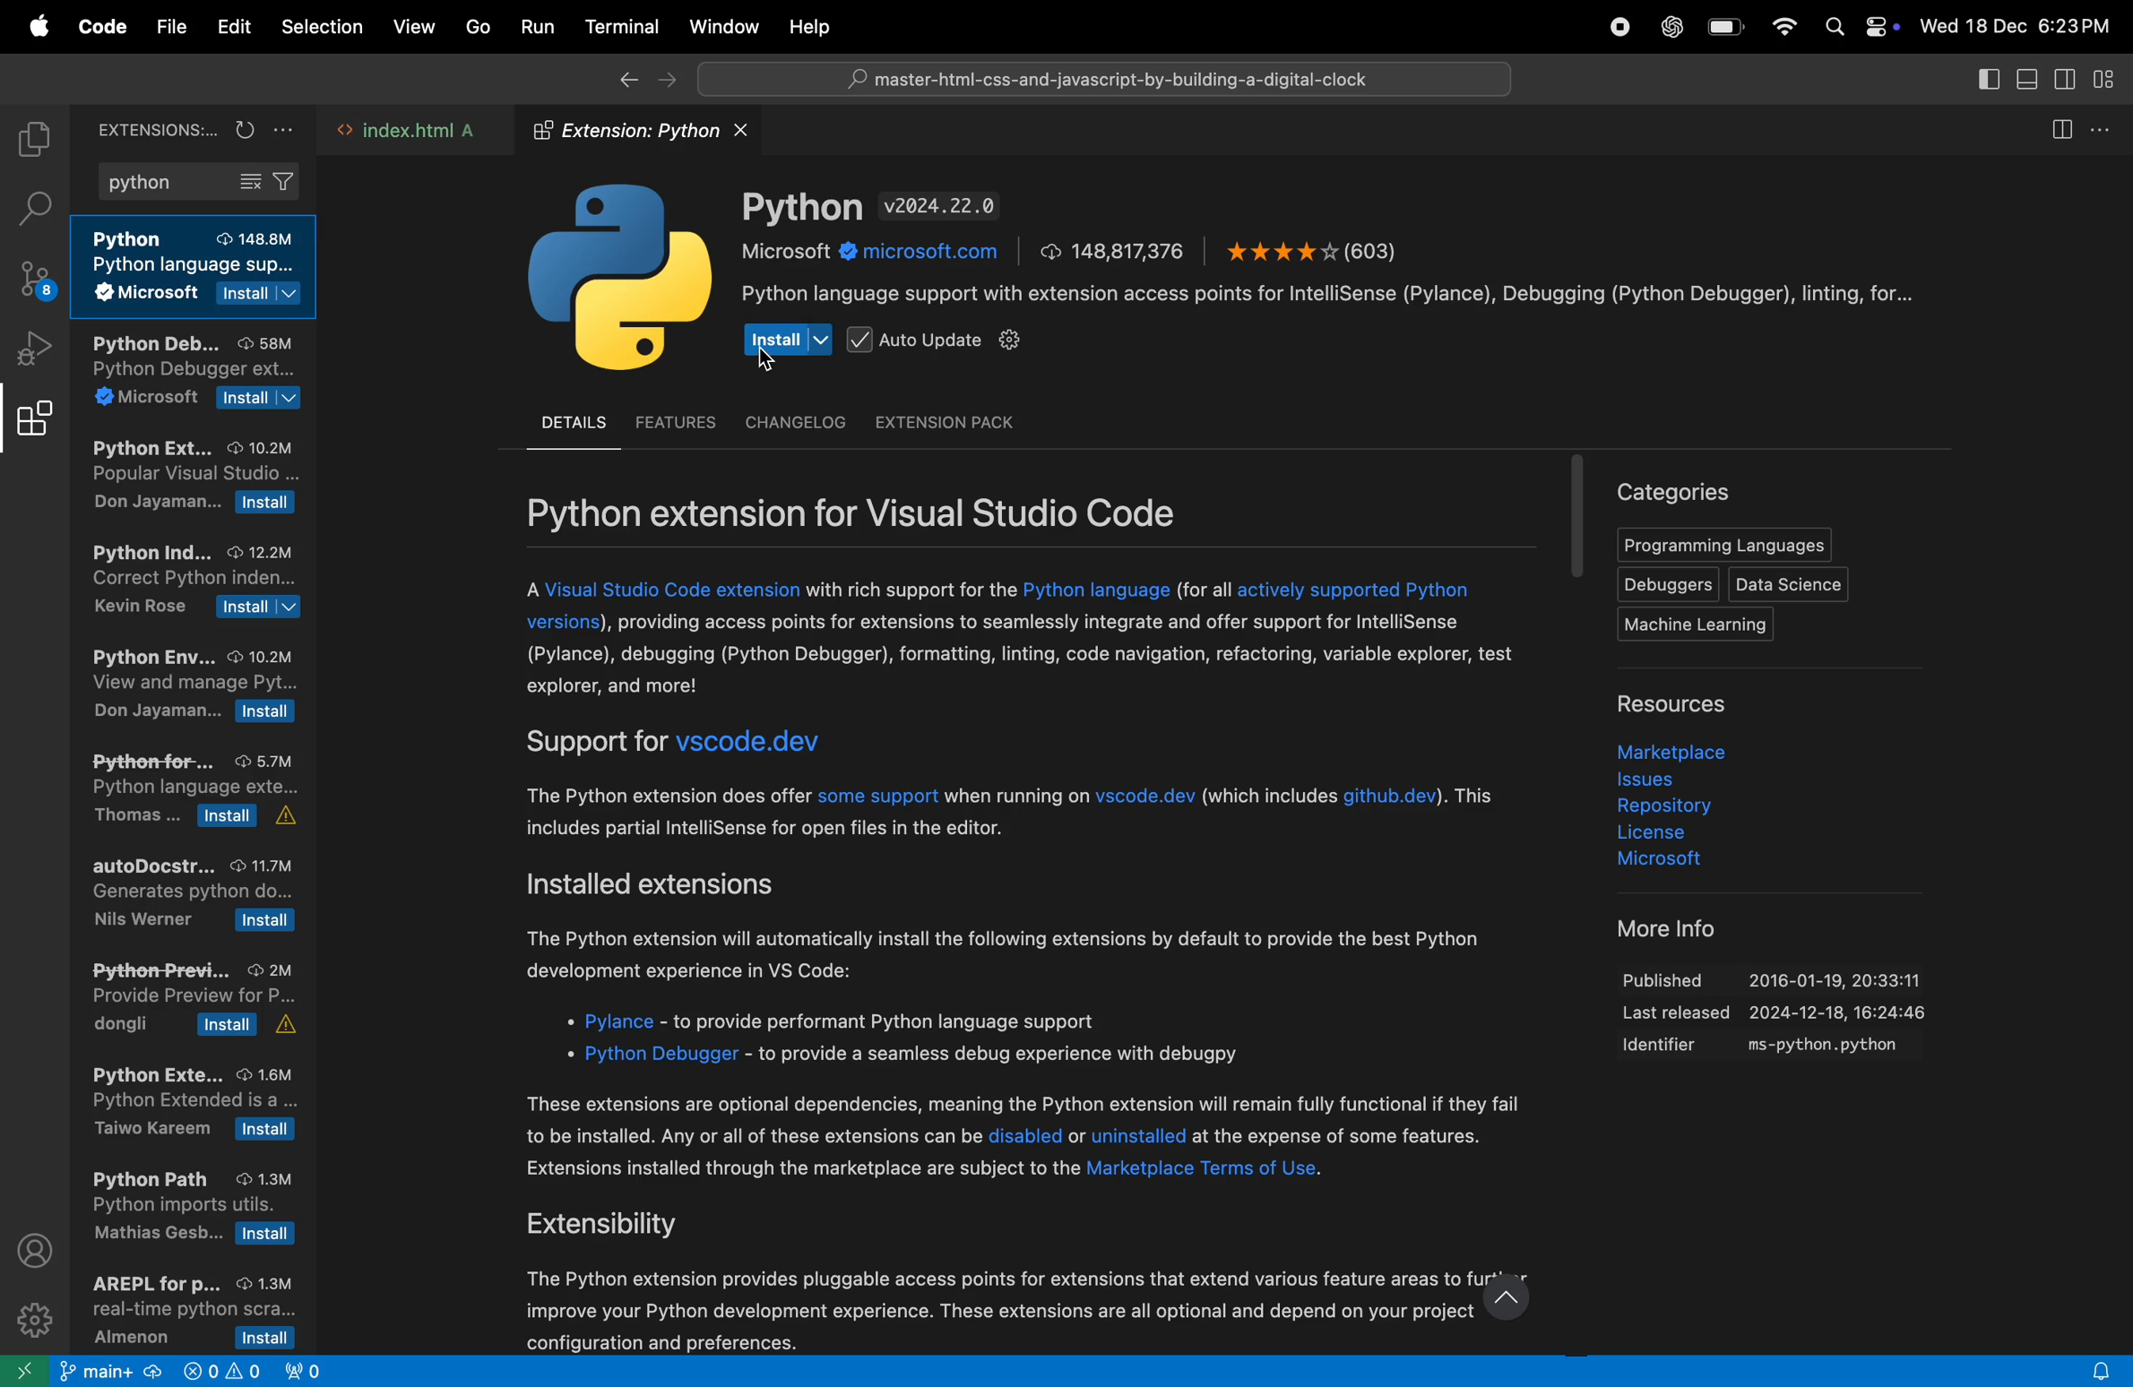 Image resolution: width=2133 pixels, height=1387 pixels. What do you see at coordinates (1099, 78) in the screenshot?
I see `search bar` at bounding box center [1099, 78].